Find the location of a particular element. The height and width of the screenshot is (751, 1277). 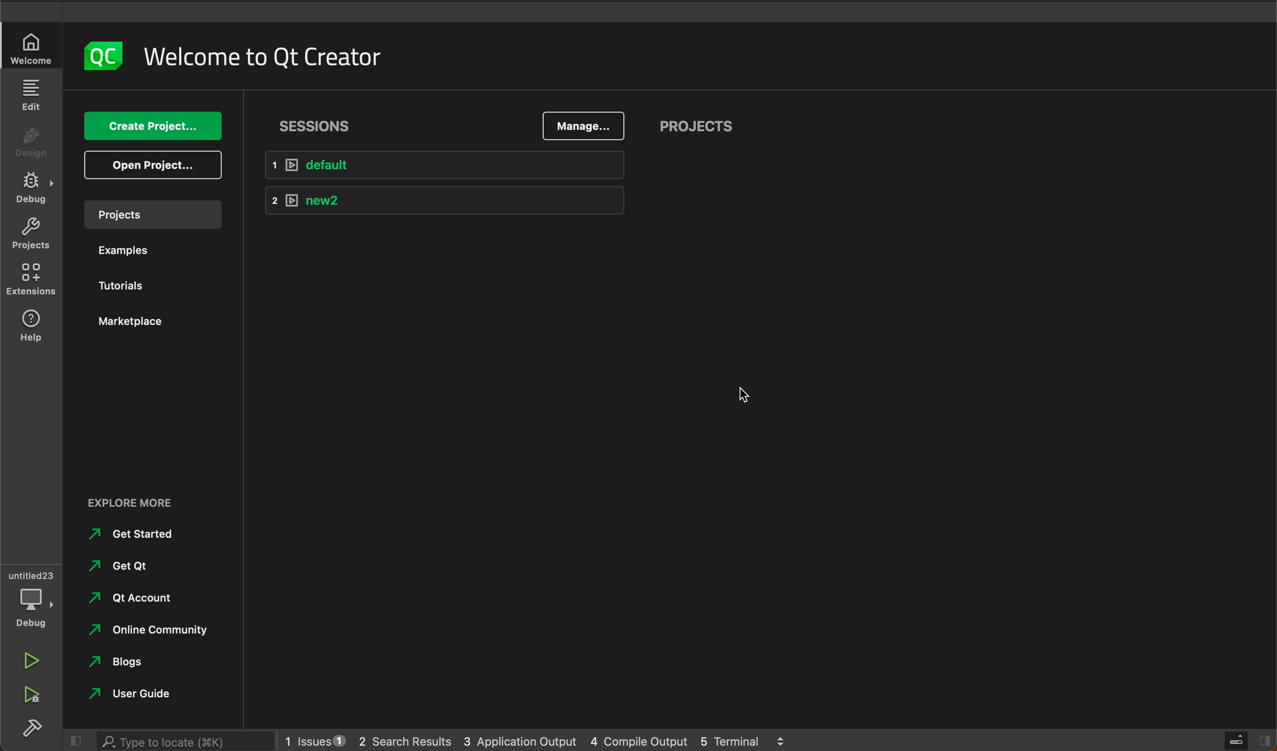

qt account is located at coordinates (140, 596).